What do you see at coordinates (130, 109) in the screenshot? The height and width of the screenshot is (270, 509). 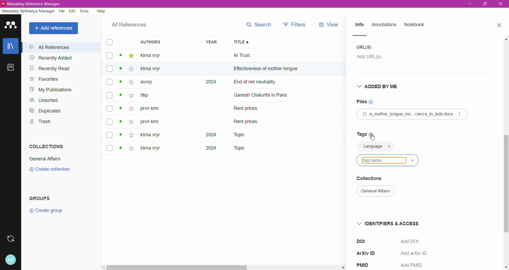 I see `star` at bounding box center [130, 109].